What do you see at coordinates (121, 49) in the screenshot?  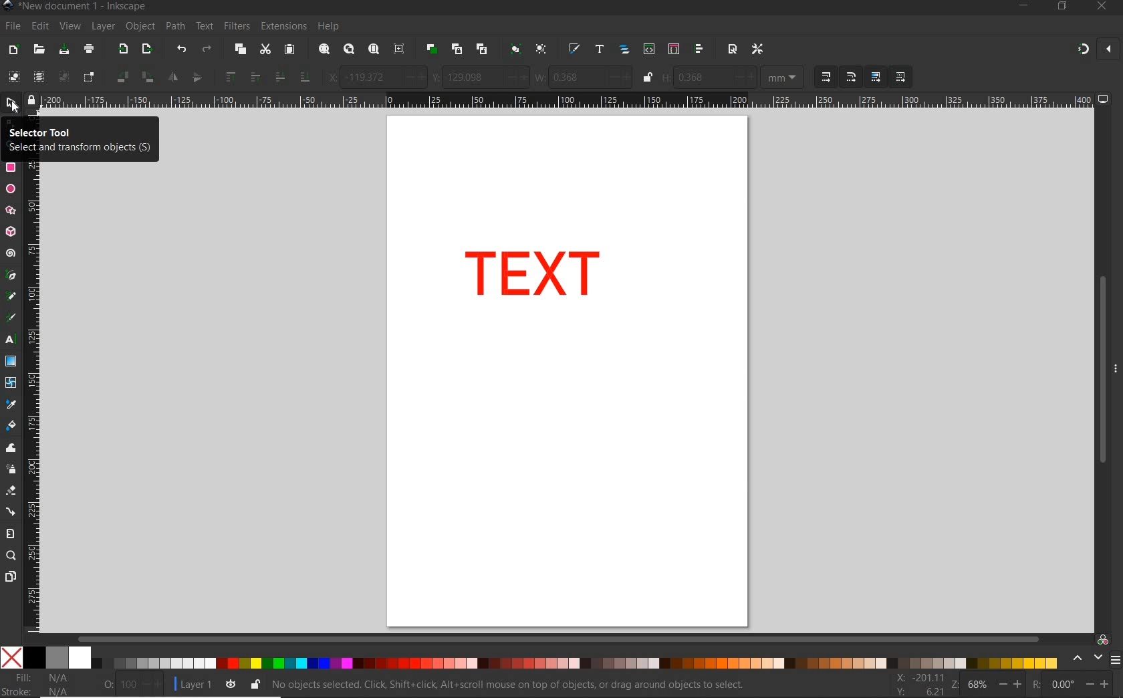 I see `IMPORT` at bounding box center [121, 49].